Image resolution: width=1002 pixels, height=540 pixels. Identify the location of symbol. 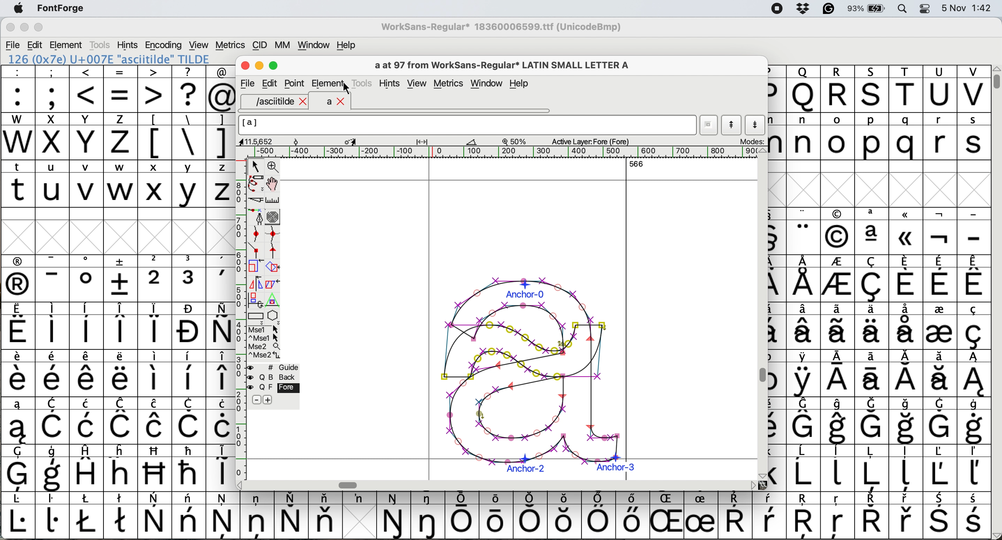
(291, 515).